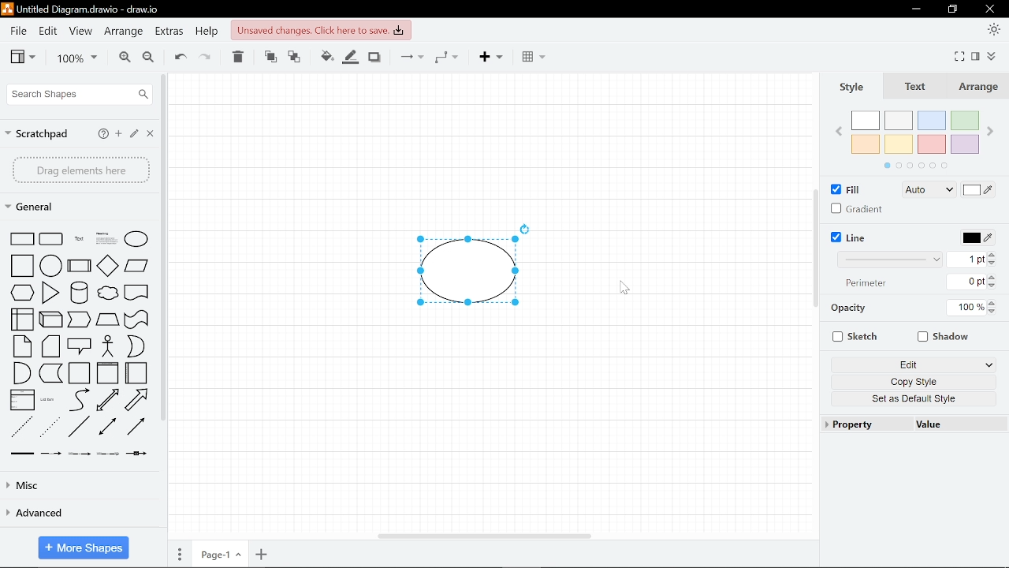  I want to click on list, so click(22, 400).